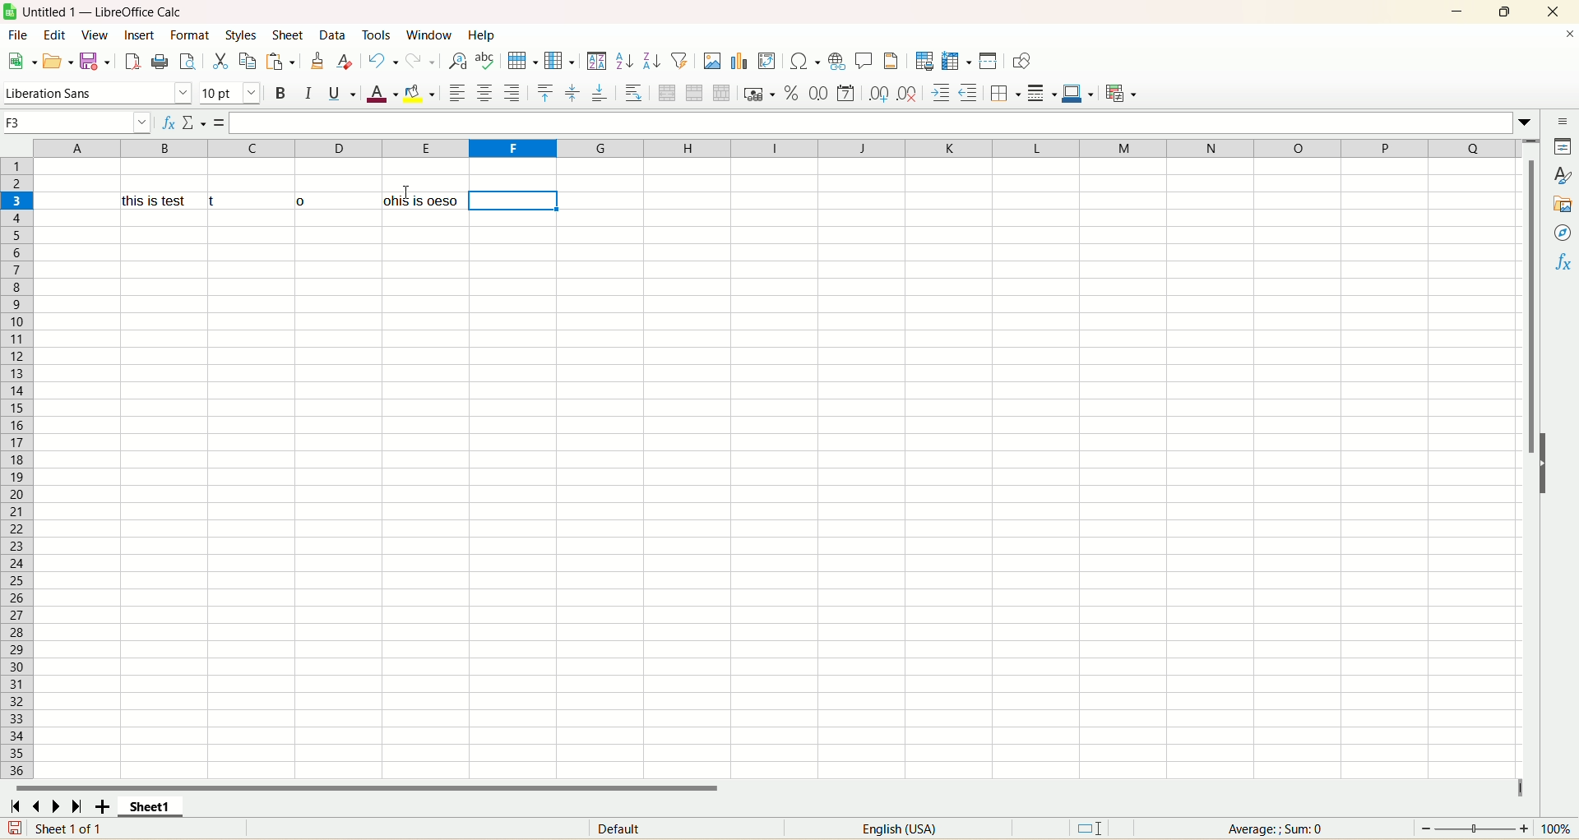 This screenshot has width=1579, height=840. Describe the element at coordinates (239, 34) in the screenshot. I see `styles` at that location.